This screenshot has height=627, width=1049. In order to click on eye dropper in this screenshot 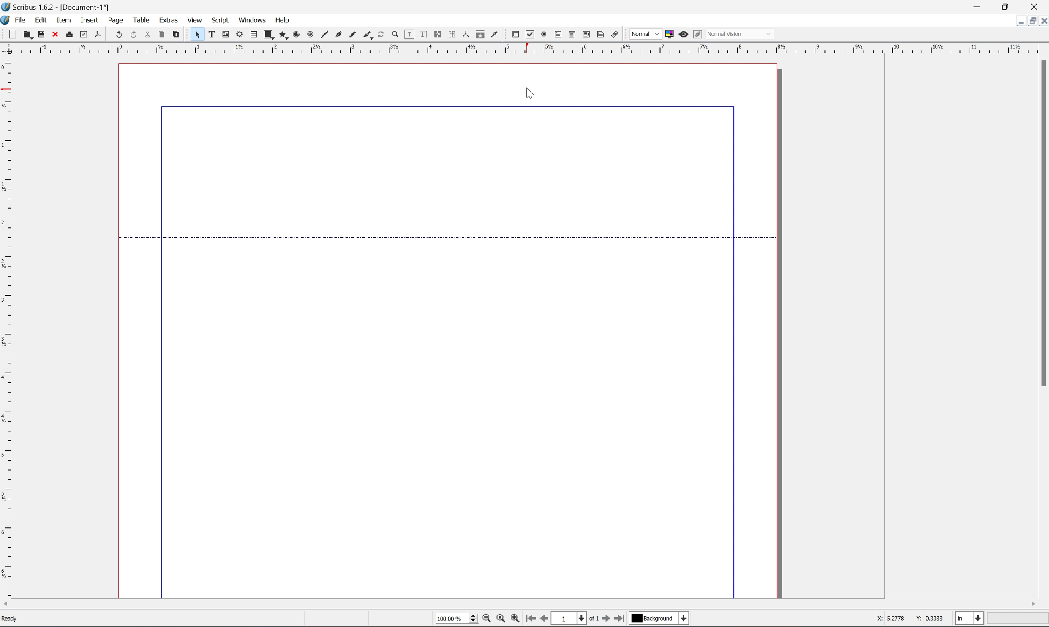, I will do `click(496, 35)`.